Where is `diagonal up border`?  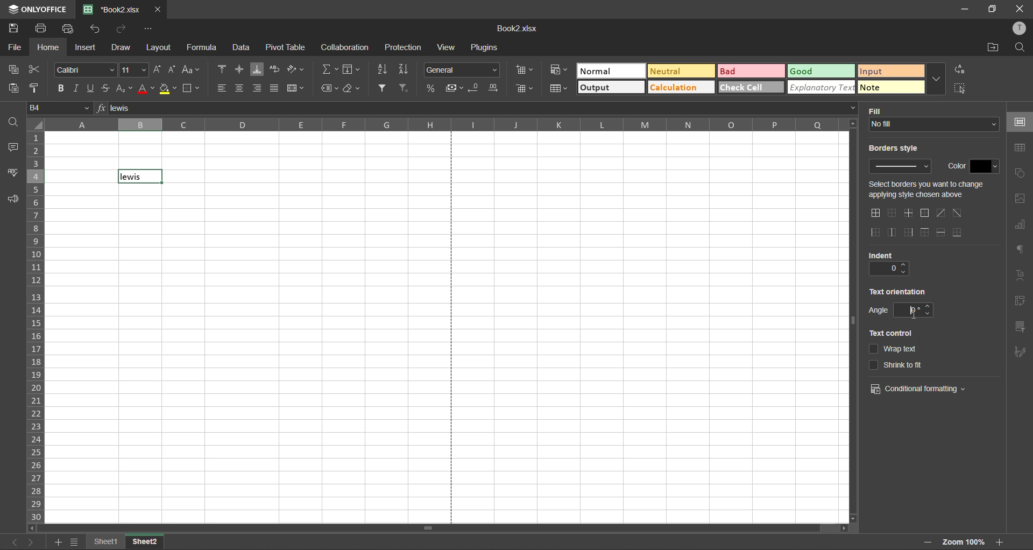 diagonal up border is located at coordinates (939, 213).